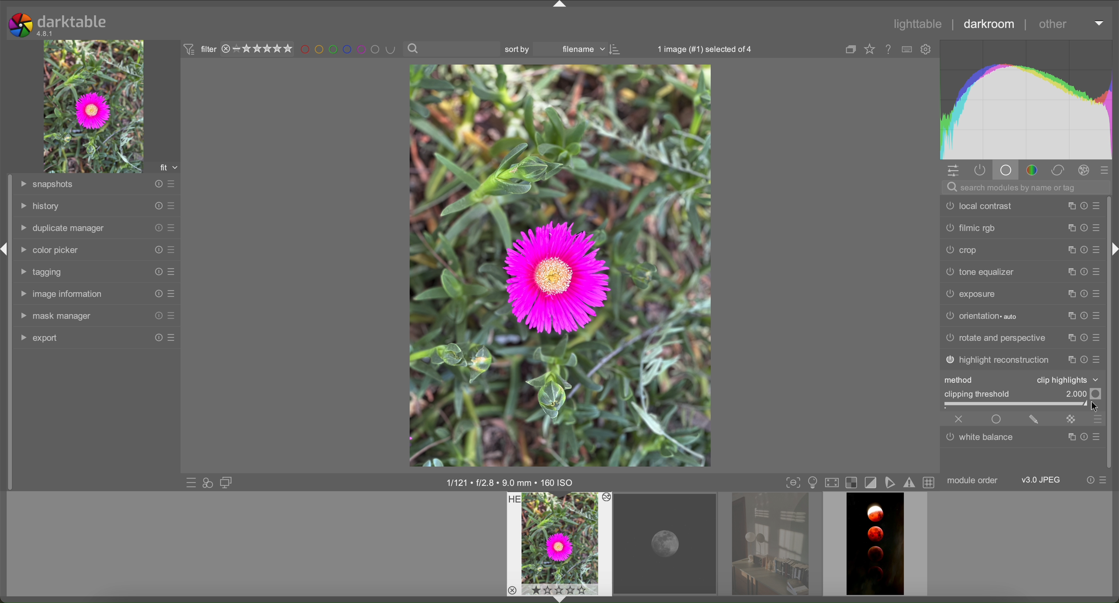  Describe the element at coordinates (911, 484) in the screenshot. I see `gamut checking` at that location.